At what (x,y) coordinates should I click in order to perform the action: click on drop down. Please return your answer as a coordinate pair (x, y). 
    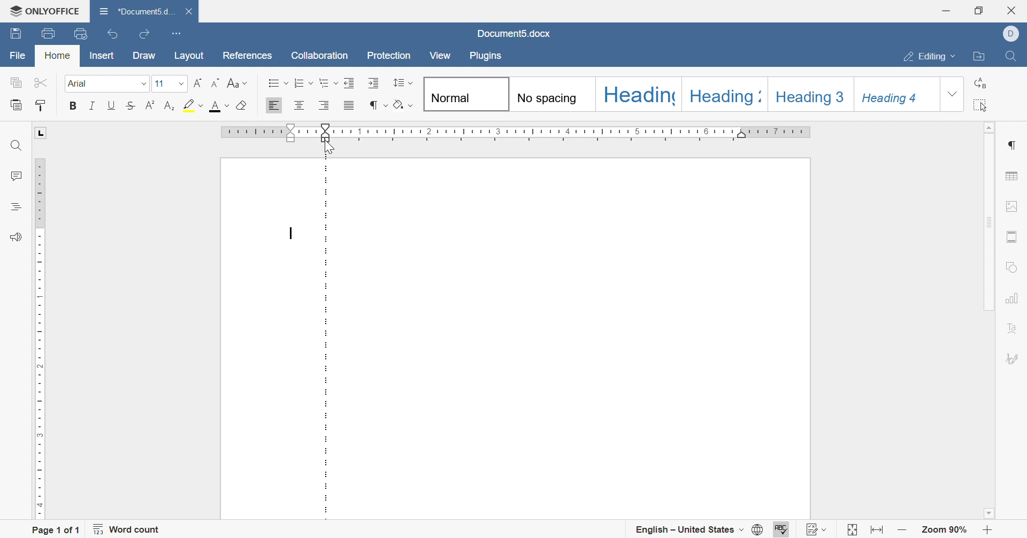
    Looking at the image, I should click on (953, 95).